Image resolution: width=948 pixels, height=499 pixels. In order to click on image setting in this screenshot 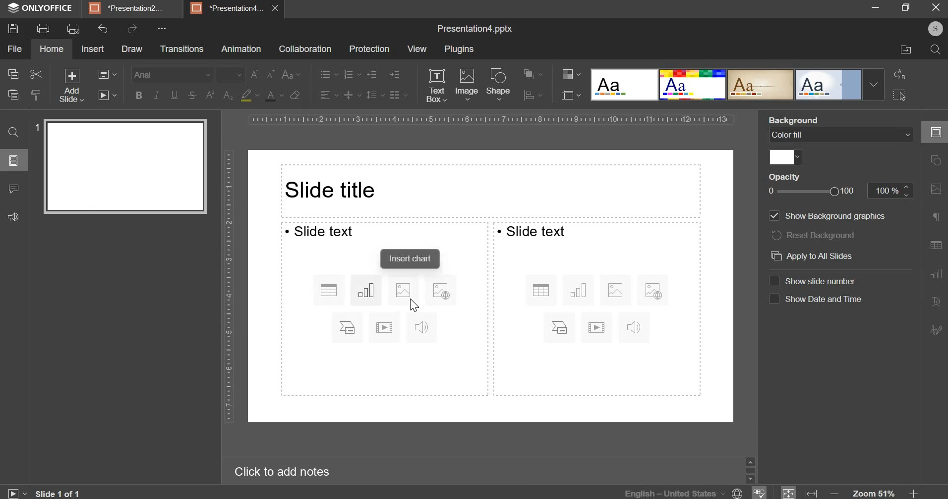, I will do `click(934, 189)`.